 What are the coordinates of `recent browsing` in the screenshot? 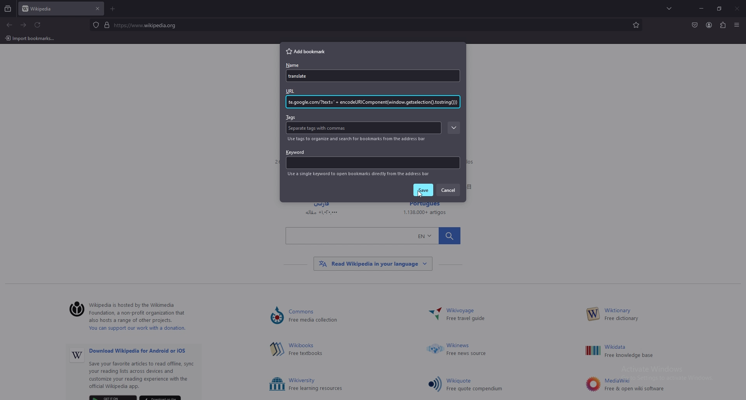 It's located at (8, 9).